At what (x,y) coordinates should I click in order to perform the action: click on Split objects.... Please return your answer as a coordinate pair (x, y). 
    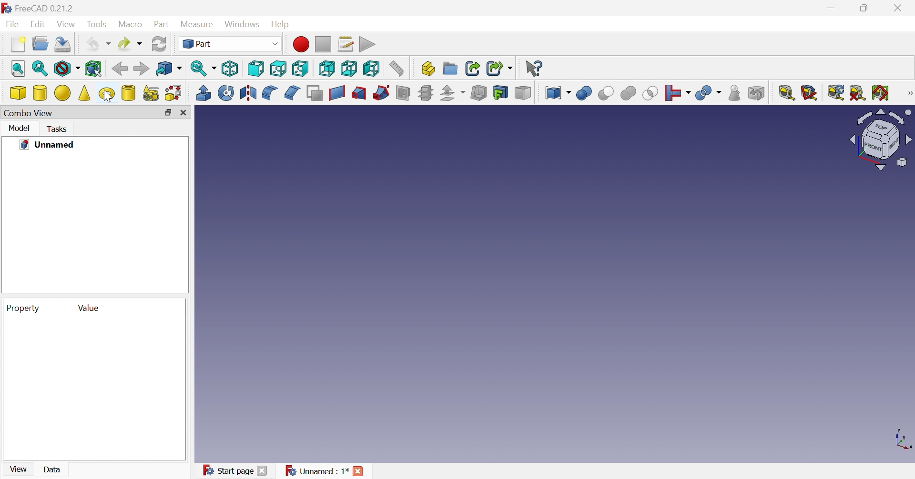
    Looking at the image, I should click on (677, 93).